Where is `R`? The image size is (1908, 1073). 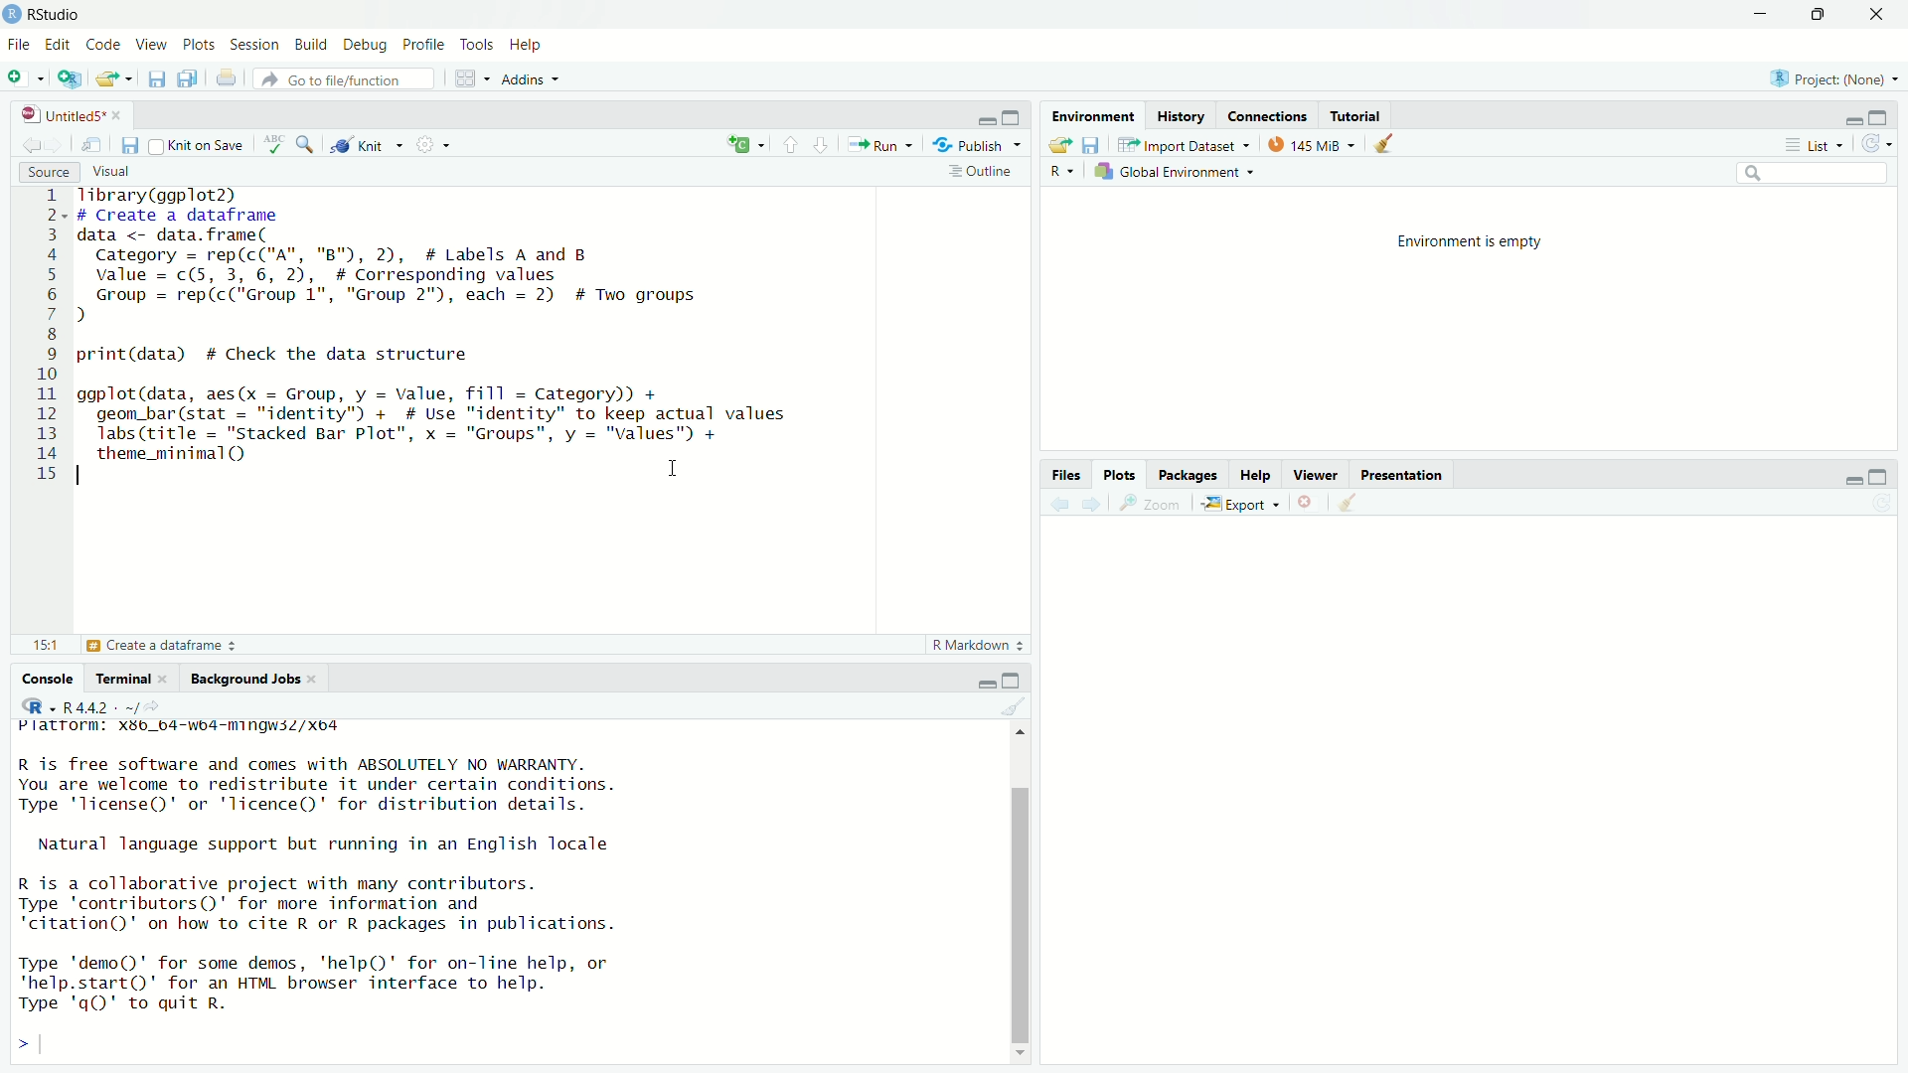
R is located at coordinates (1062, 172).